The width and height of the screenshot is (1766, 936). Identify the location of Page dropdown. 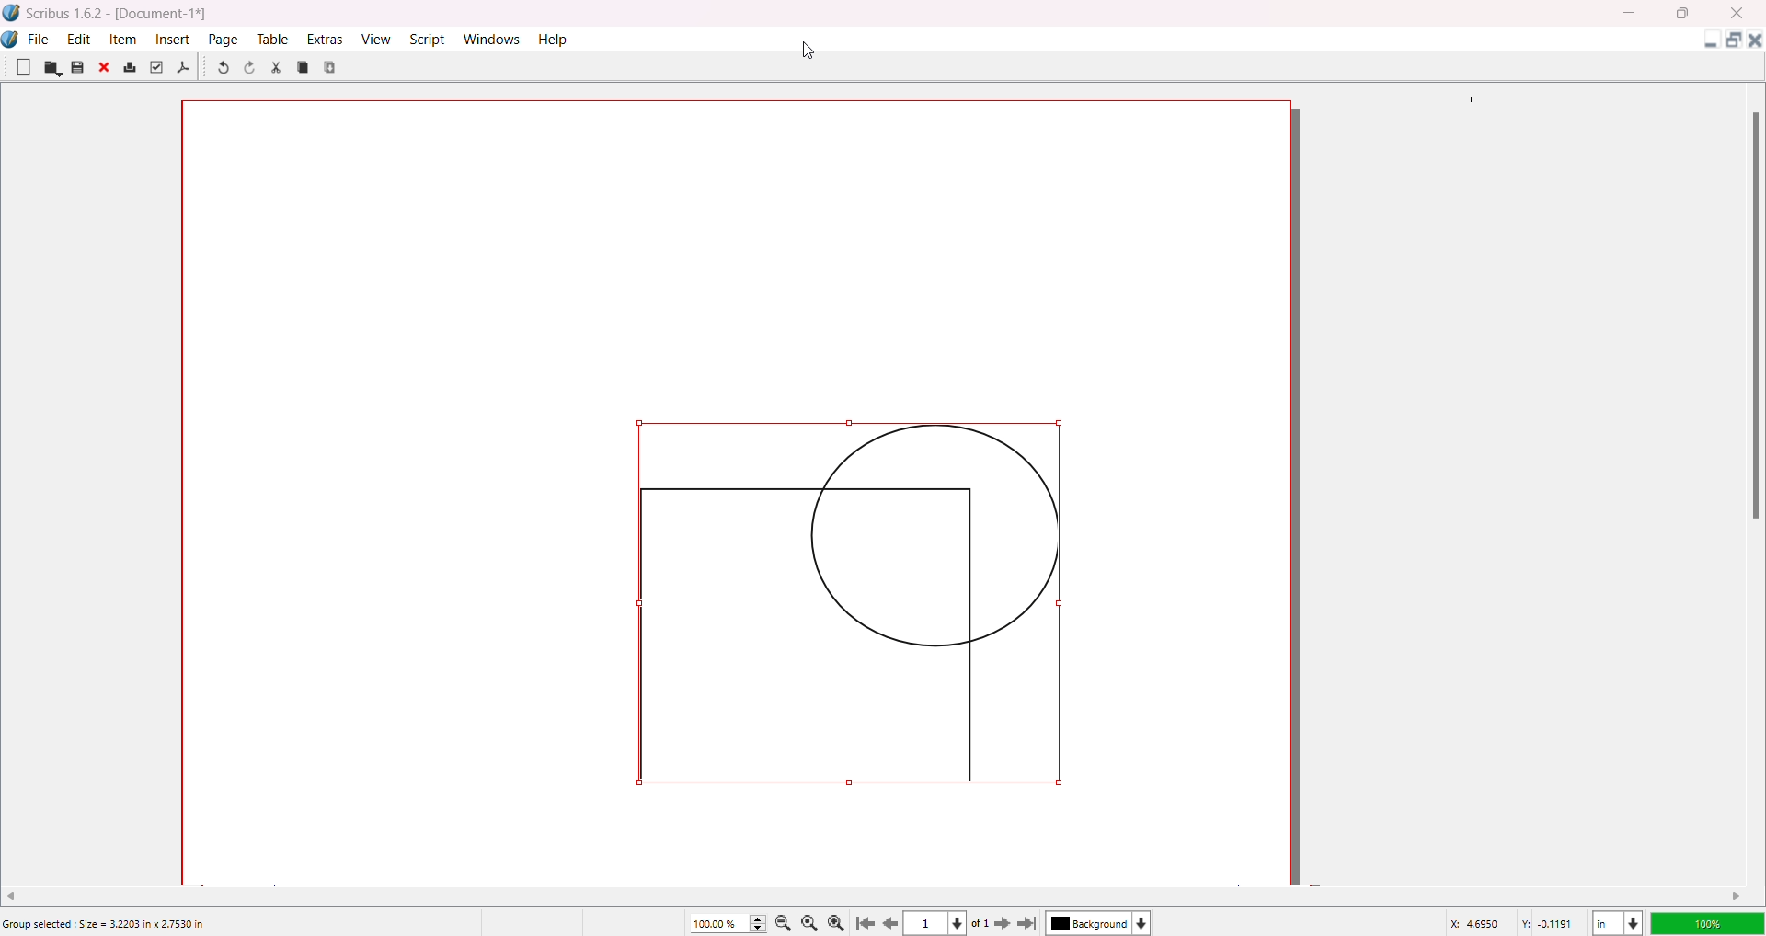
(965, 922).